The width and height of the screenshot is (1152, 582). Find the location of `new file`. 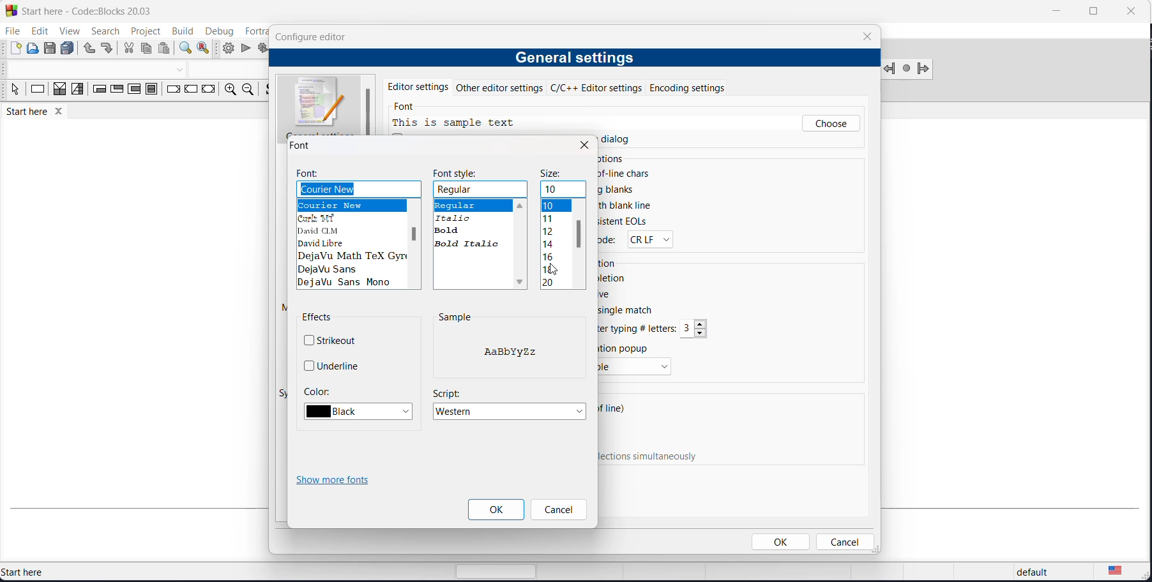

new file is located at coordinates (15, 48).